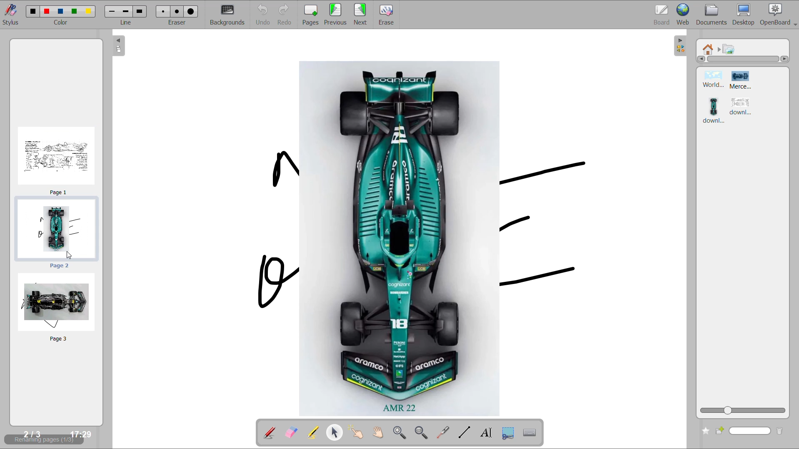 The width and height of the screenshot is (799, 449). Describe the element at coordinates (357, 433) in the screenshot. I see `interact with items` at that location.